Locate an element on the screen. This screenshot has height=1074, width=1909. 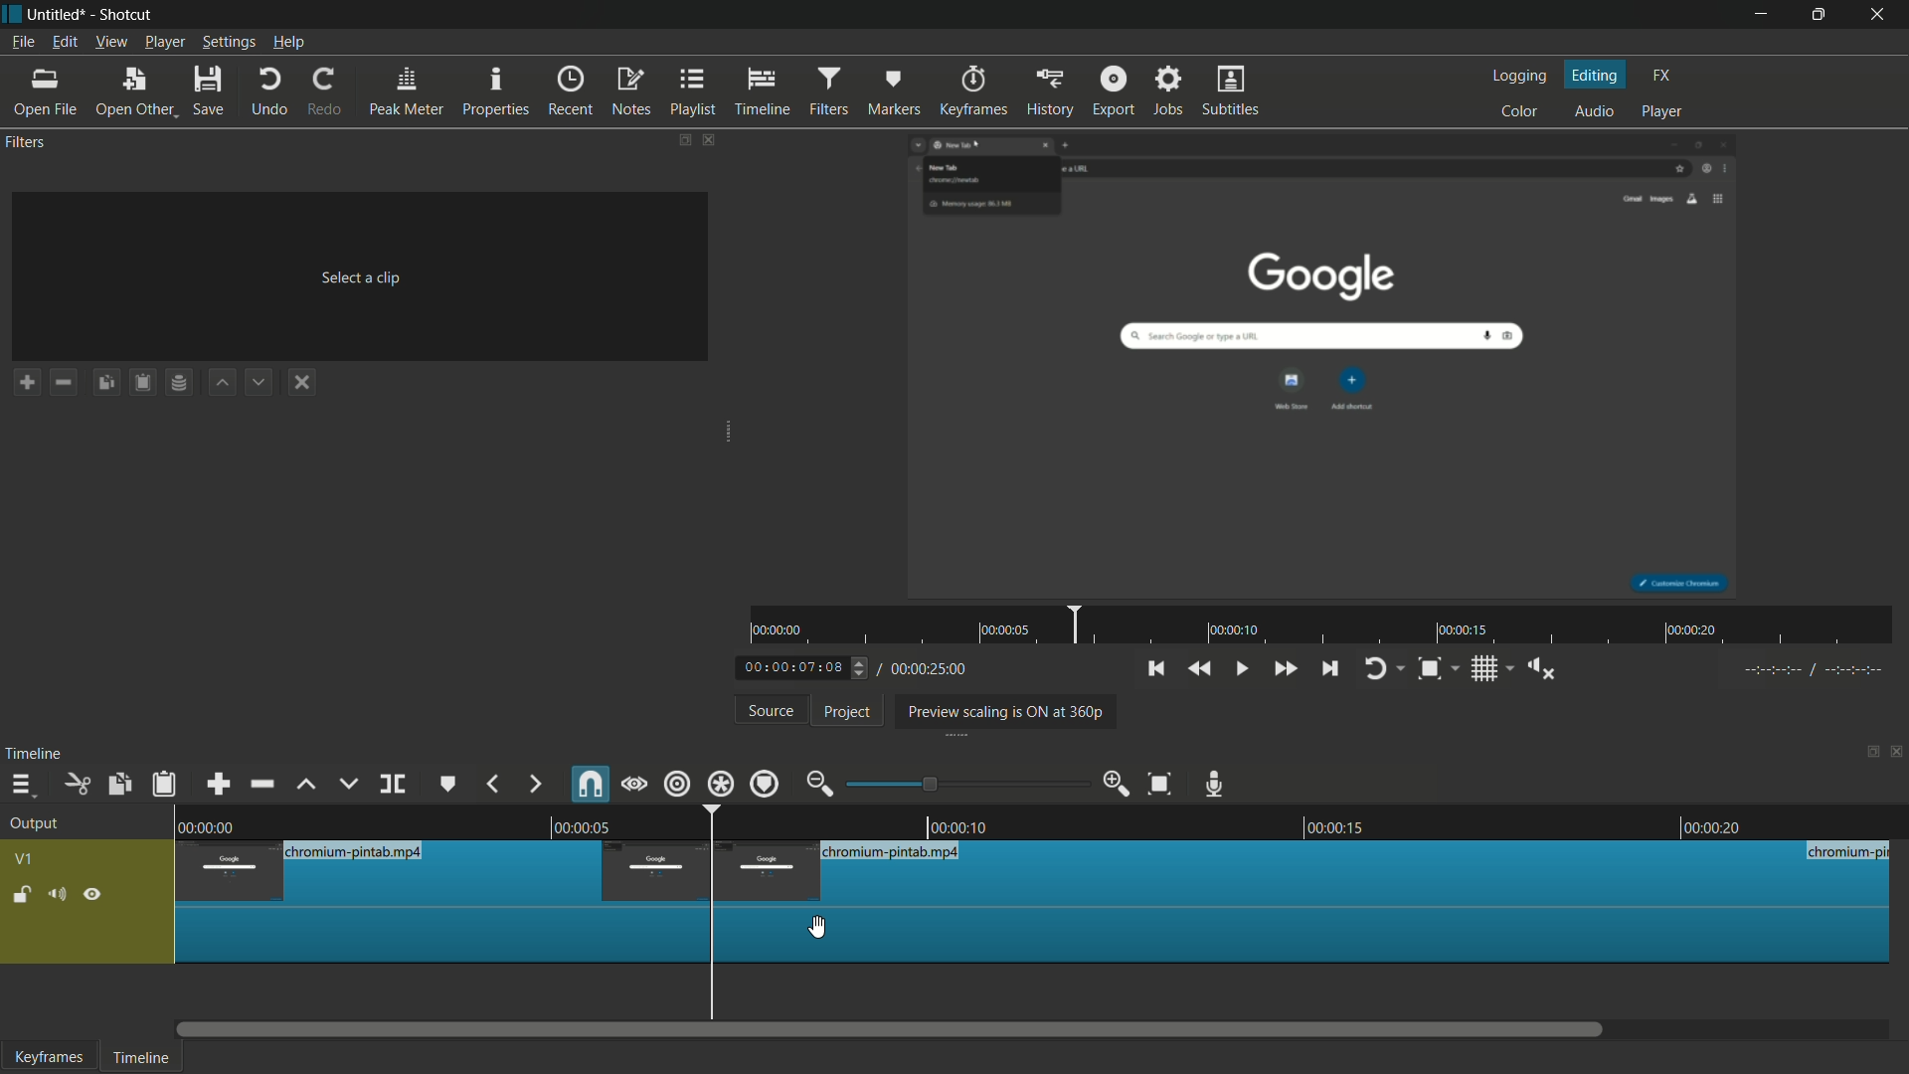
deselect a filter is located at coordinates (301, 382).